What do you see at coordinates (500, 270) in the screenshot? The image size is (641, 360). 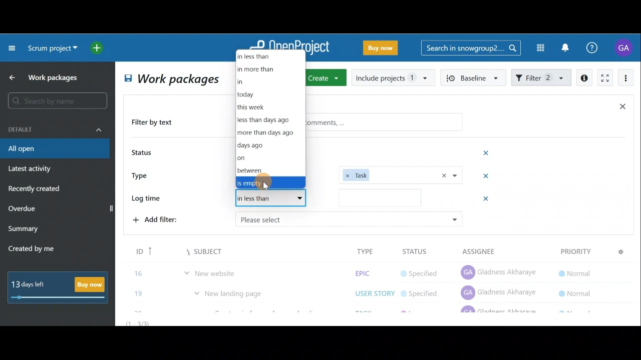 I see `page TASK a(GA) Gladness Akharaye` at bounding box center [500, 270].